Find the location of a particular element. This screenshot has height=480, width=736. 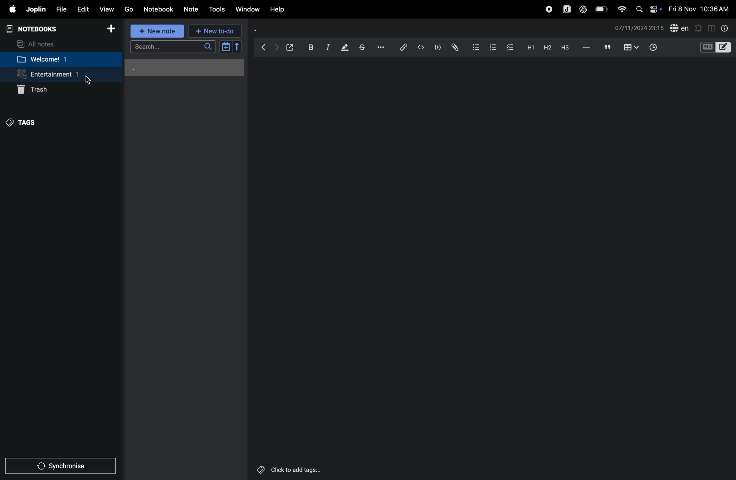

horrizontal line is located at coordinates (586, 48).